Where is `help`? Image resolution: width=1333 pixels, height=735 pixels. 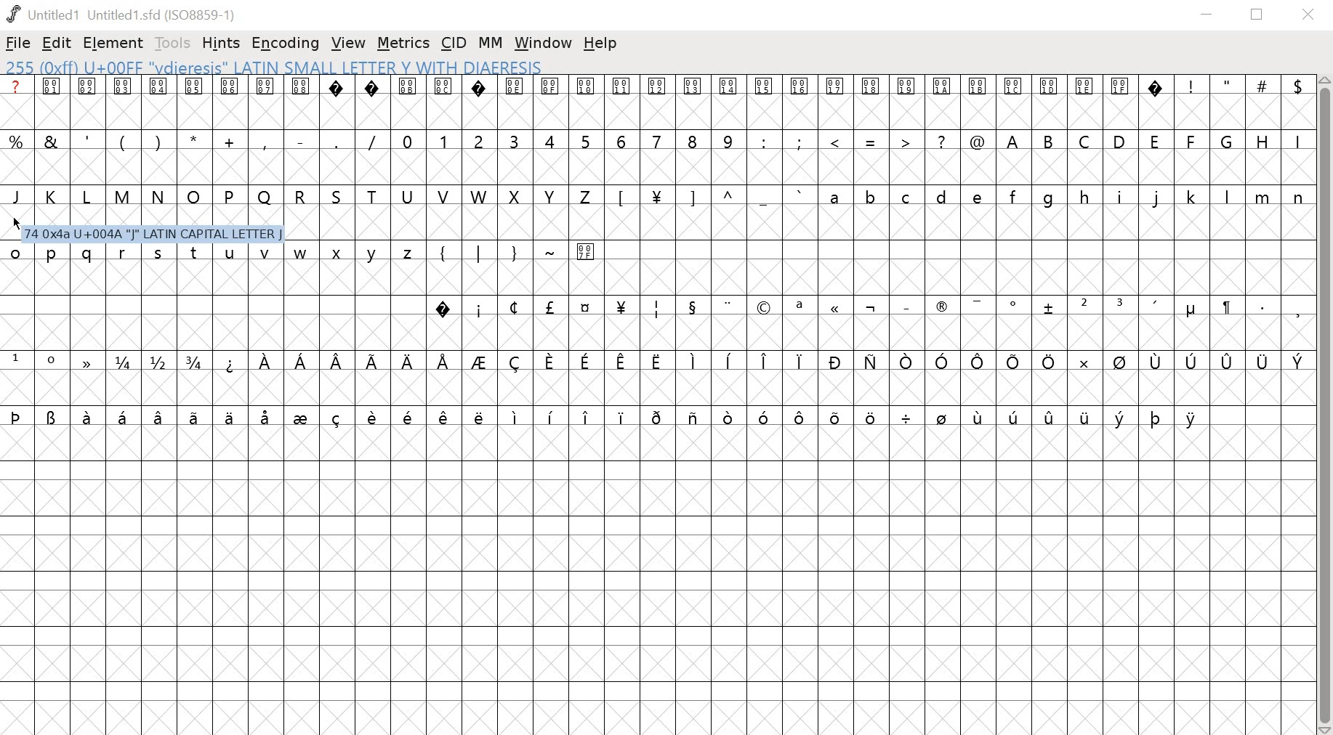 help is located at coordinates (600, 44).